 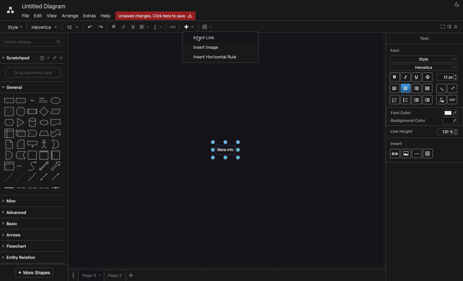 What do you see at coordinates (447, 132) in the screenshot?
I see `120%` at bounding box center [447, 132].